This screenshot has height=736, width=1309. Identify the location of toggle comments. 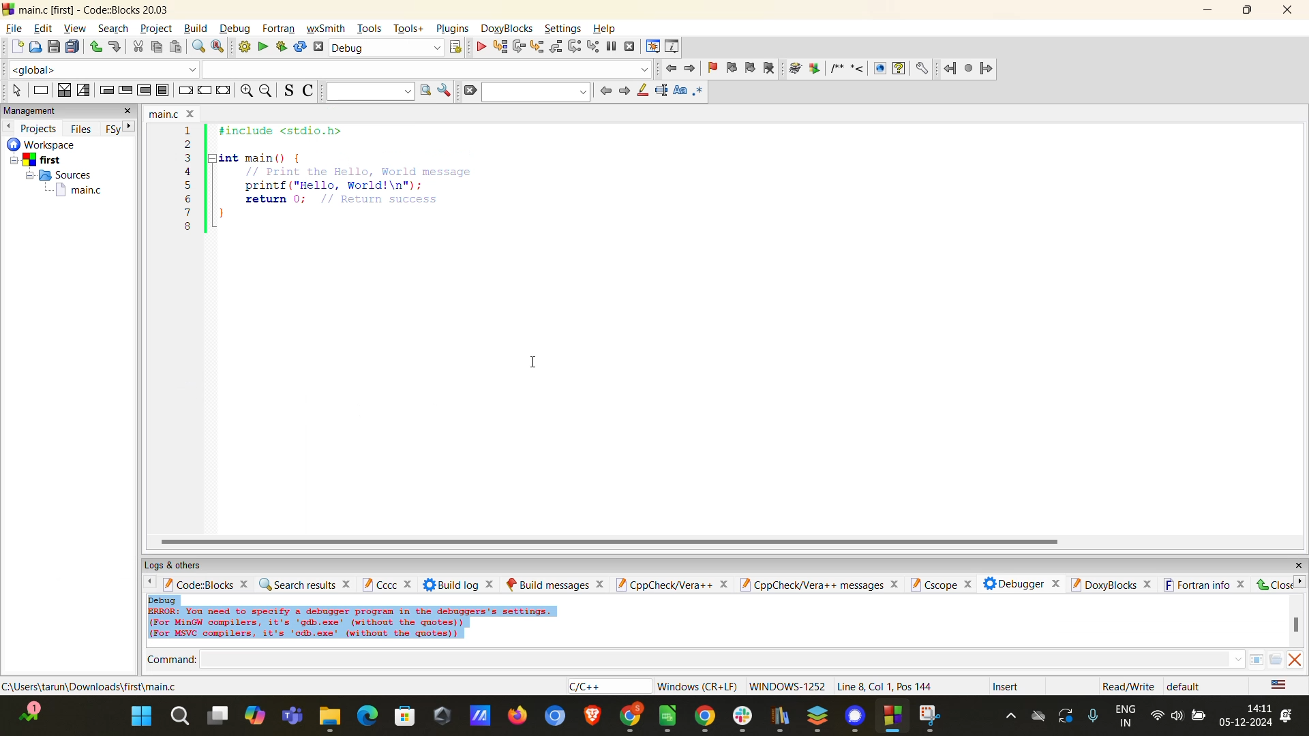
(310, 92).